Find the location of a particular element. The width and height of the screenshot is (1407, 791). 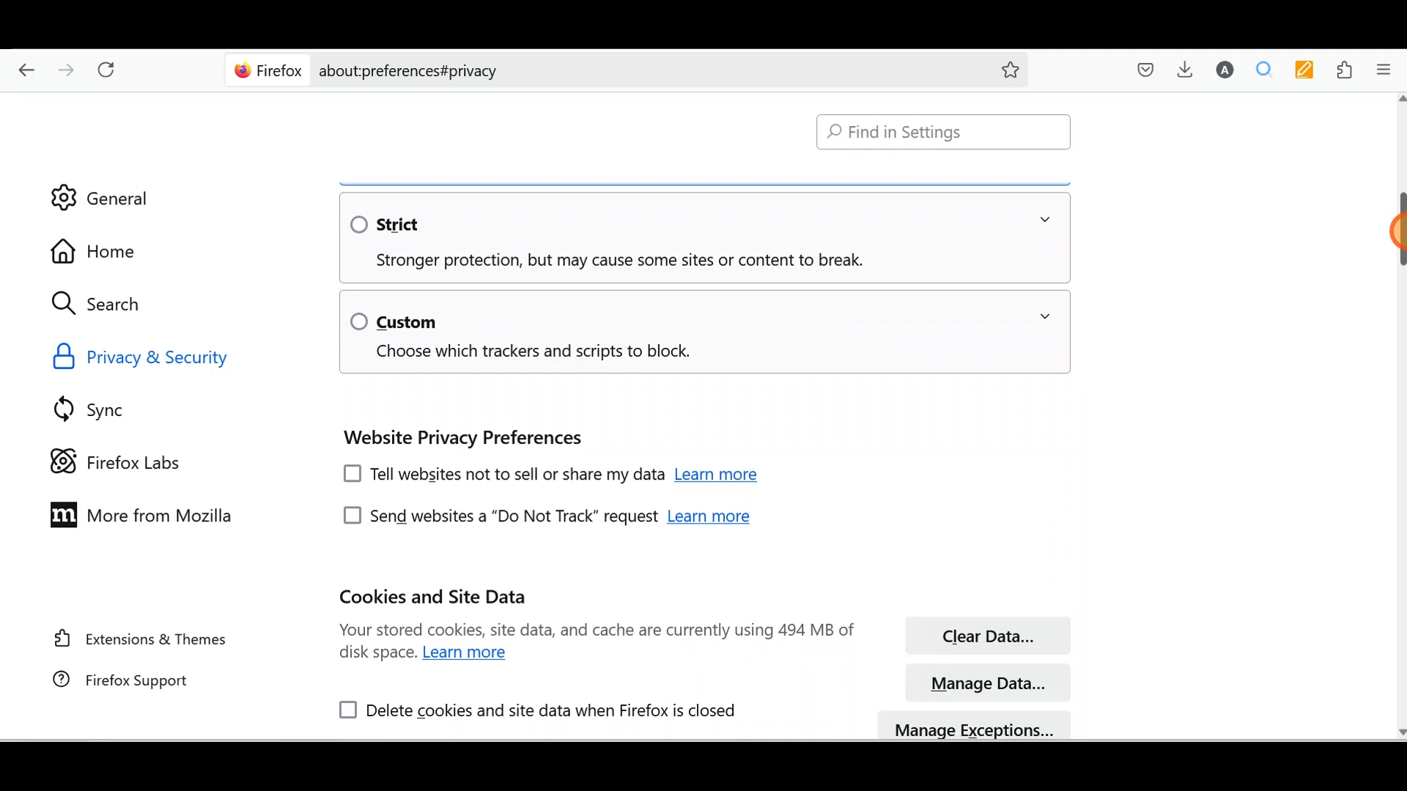

Find in Settings is located at coordinates (945, 133).